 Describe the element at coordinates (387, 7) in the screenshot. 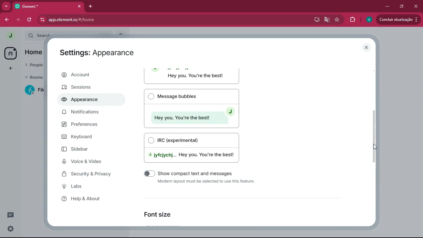

I see `minimize` at that location.